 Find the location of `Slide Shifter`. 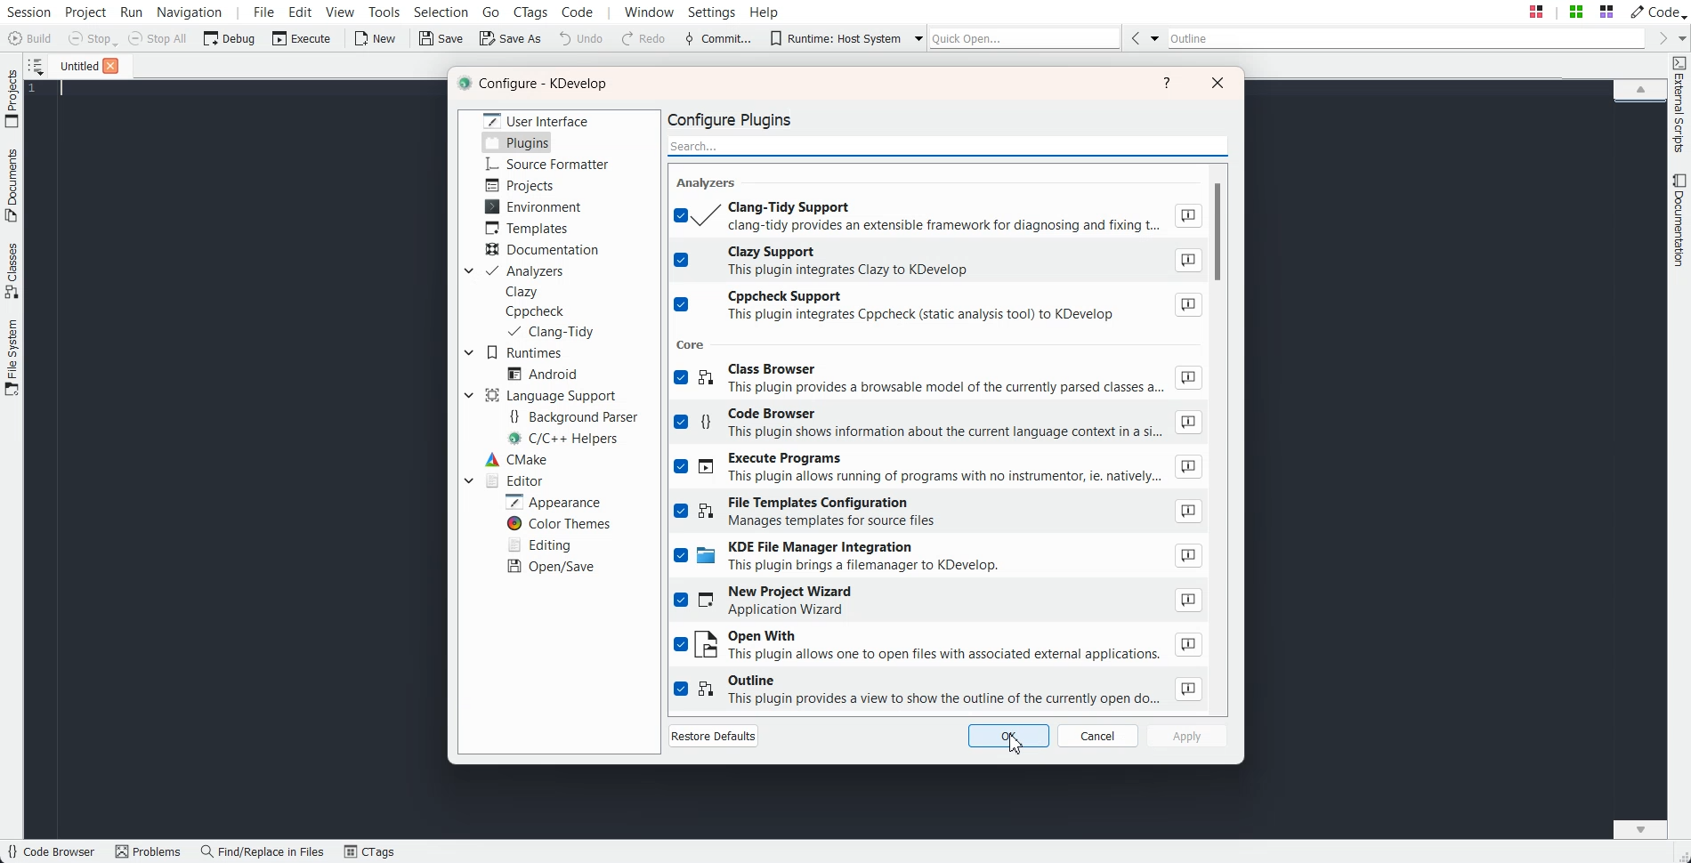

Slide Shifter is located at coordinates (1680, 854).